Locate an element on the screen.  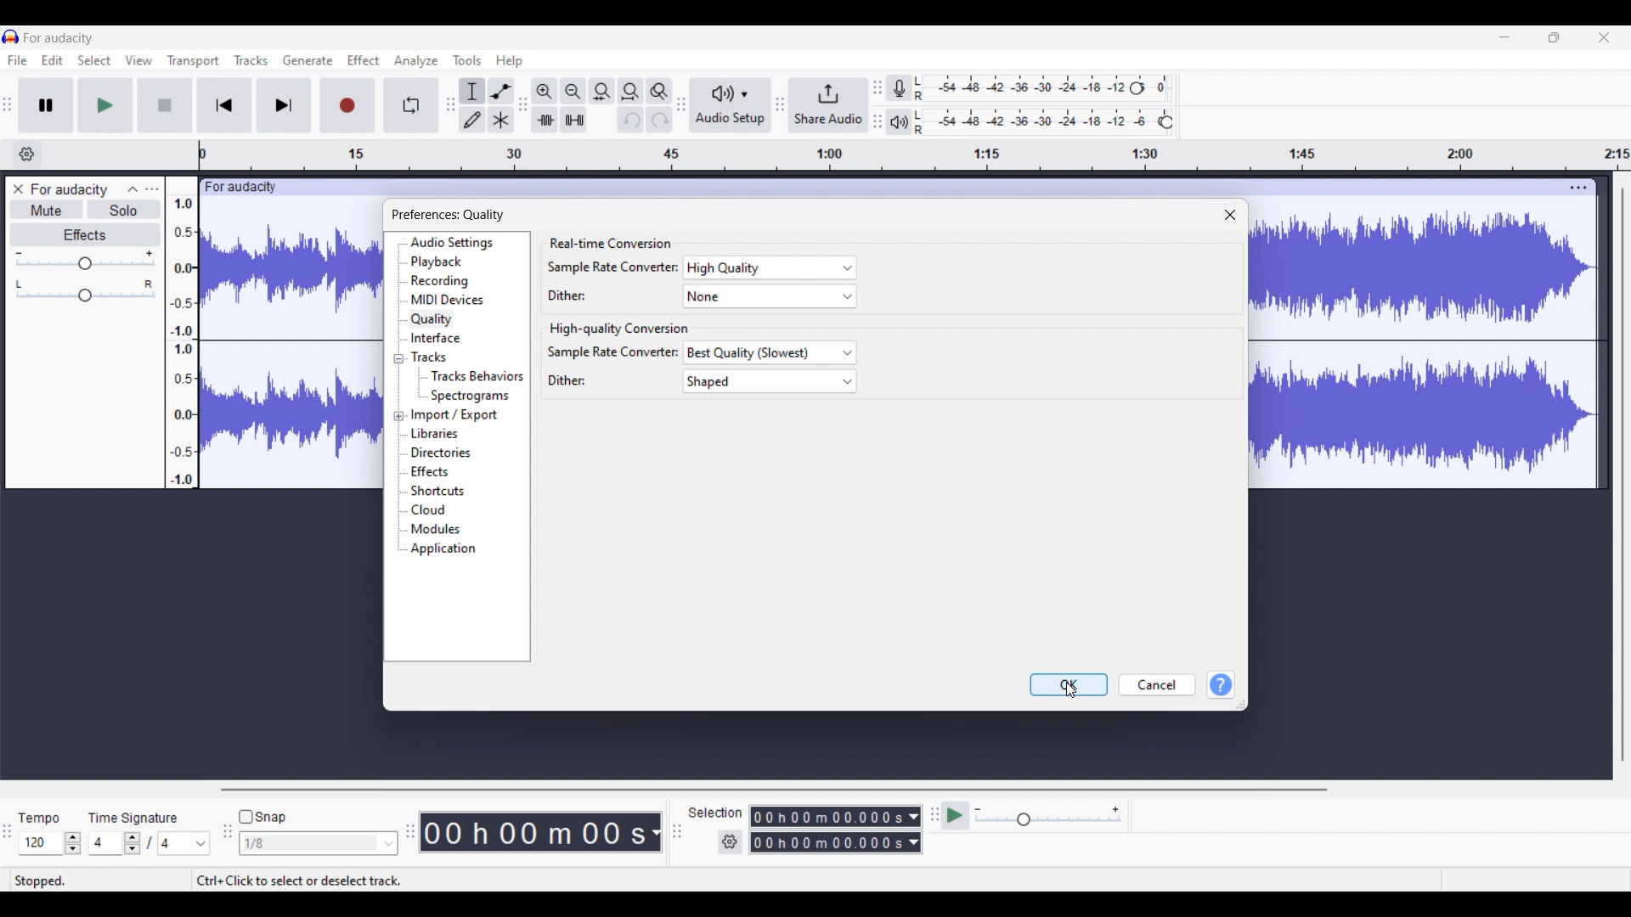
Effects is located at coordinates (85, 234).